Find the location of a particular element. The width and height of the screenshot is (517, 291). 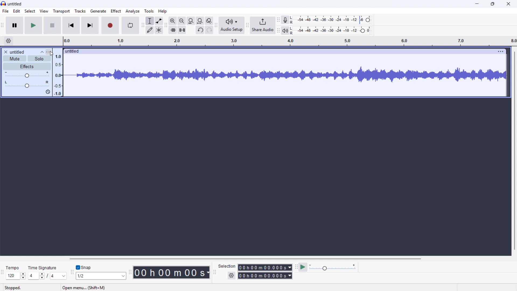

Analyse  is located at coordinates (132, 11).